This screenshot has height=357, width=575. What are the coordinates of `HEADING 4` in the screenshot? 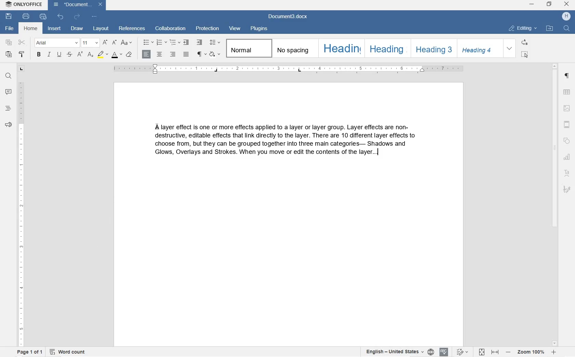 It's located at (480, 49).